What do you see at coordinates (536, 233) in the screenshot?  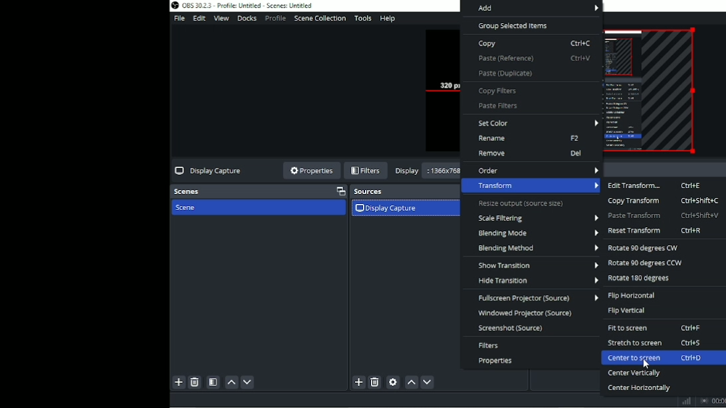 I see `Blending mode` at bounding box center [536, 233].